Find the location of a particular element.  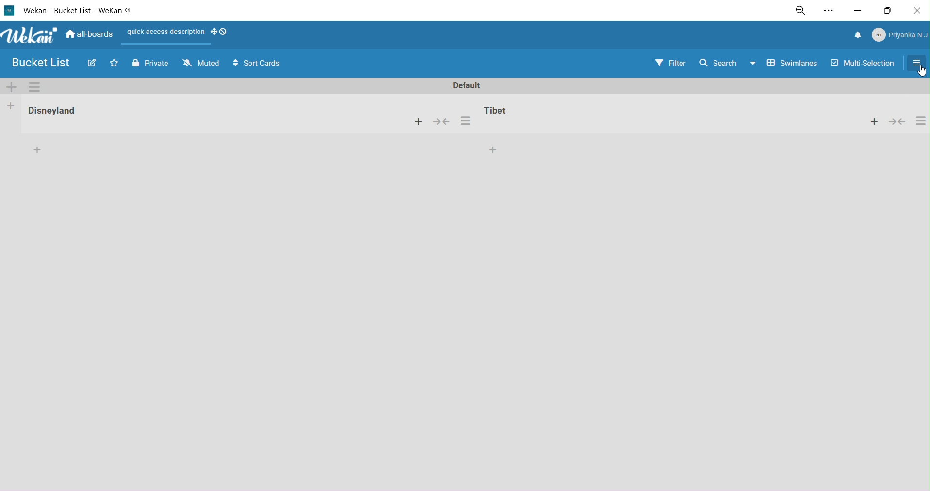

selecting open sidebar or close sidebar is located at coordinates (918, 64).